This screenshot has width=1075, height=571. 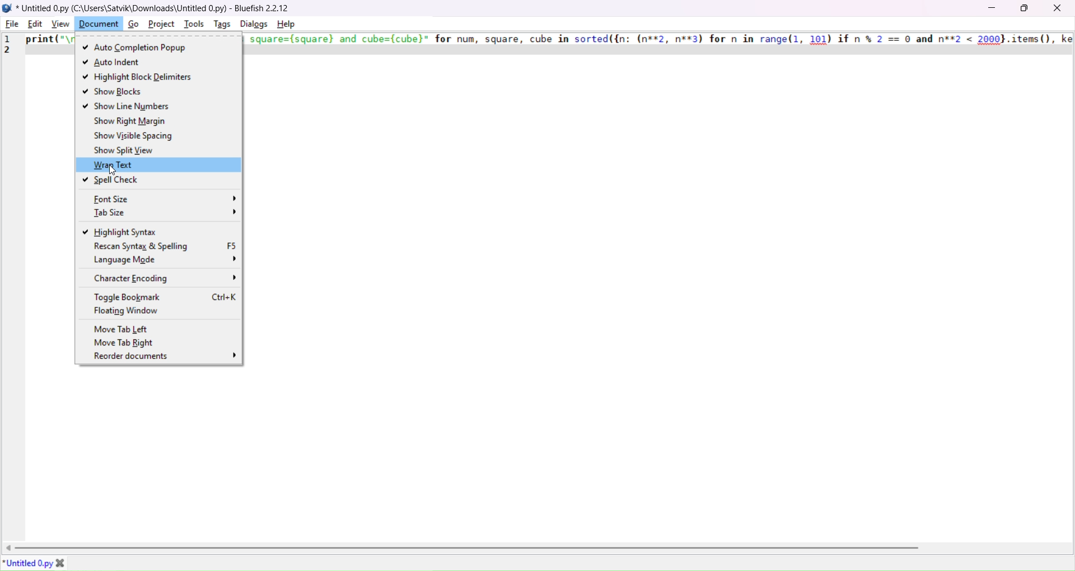 I want to click on maximize, so click(x=1023, y=7).